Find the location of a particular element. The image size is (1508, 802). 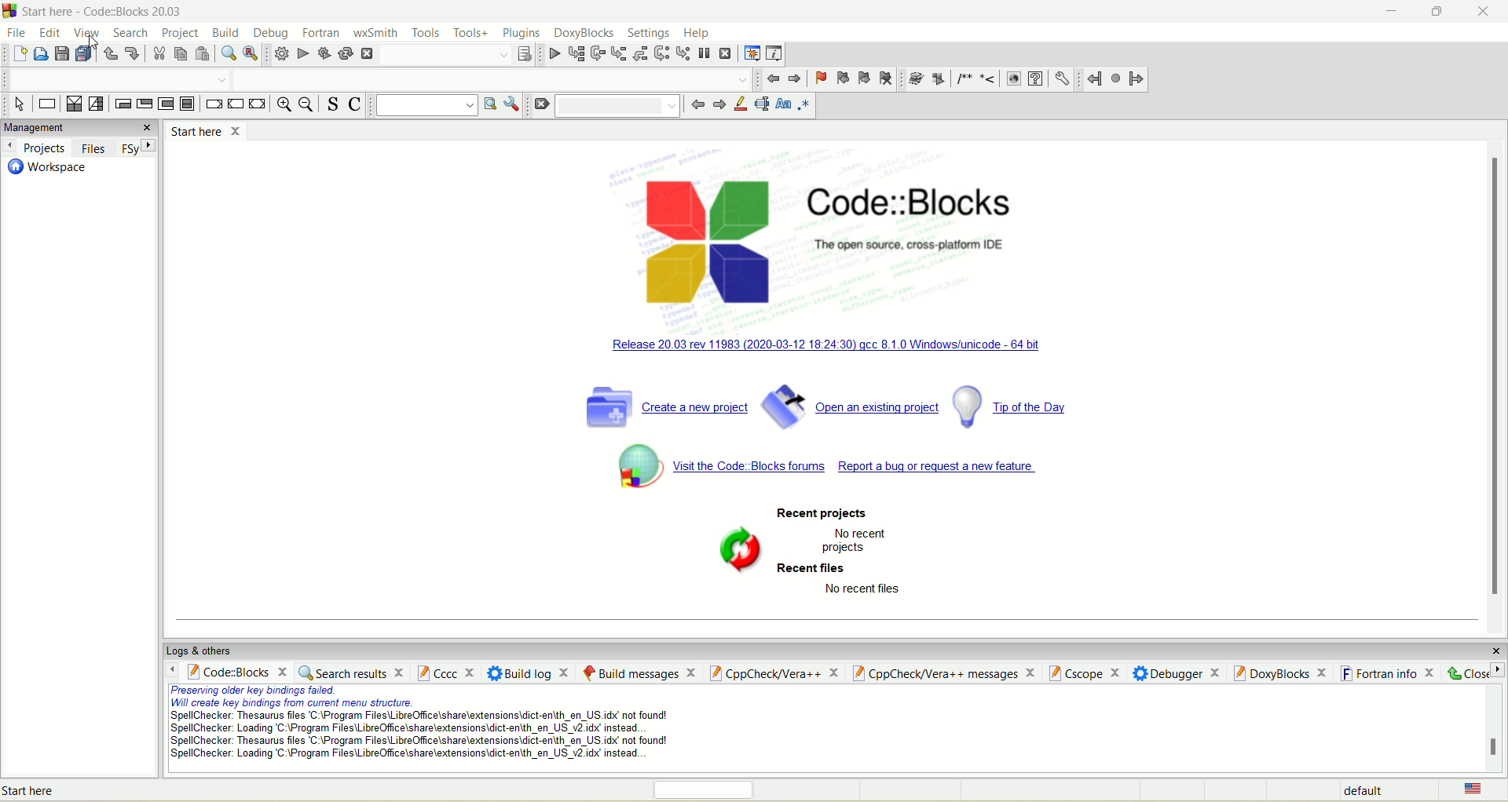

fortan info is located at coordinates (1389, 671).